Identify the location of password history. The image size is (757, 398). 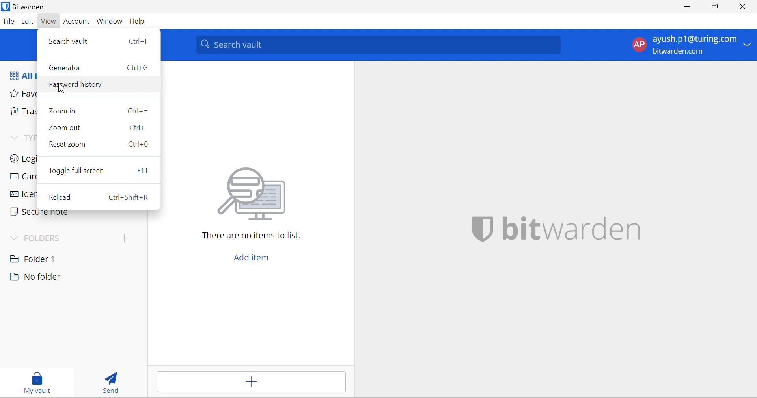
(97, 85).